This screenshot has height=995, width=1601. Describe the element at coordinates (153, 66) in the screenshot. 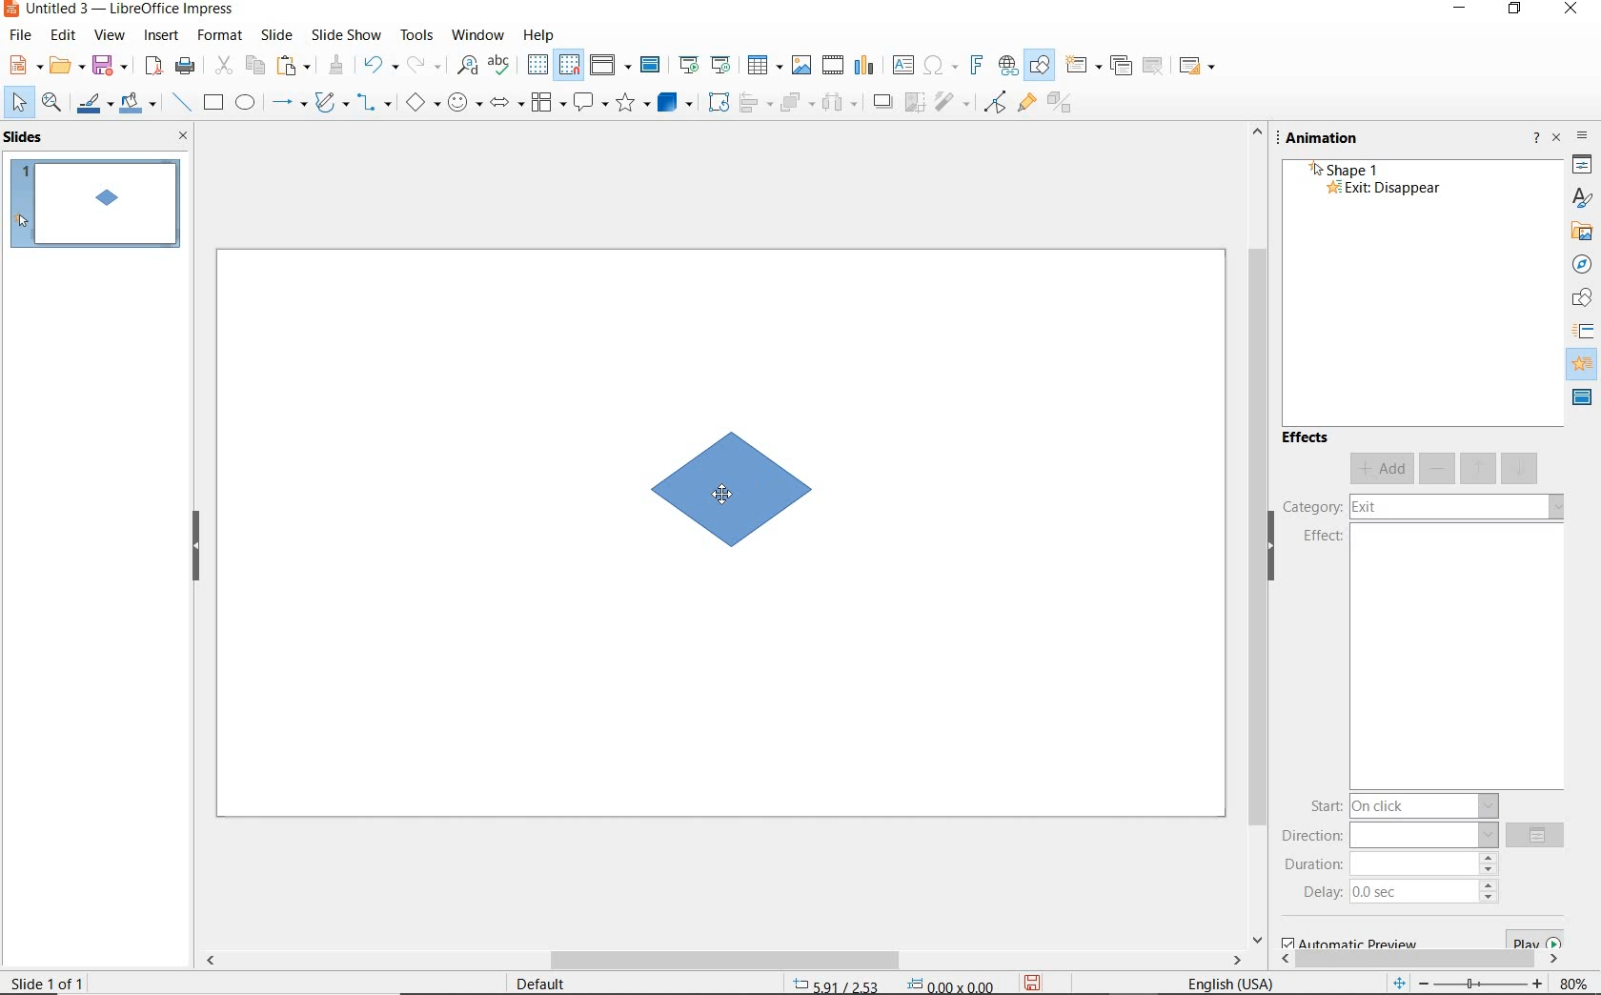

I see `export as pdf` at that location.